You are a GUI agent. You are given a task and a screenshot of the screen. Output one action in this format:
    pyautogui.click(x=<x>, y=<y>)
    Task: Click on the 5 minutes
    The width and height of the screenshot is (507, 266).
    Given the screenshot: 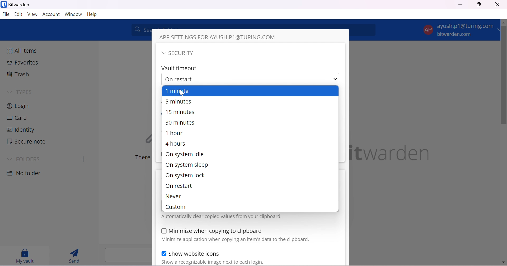 What is the action you would take?
    pyautogui.click(x=179, y=101)
    